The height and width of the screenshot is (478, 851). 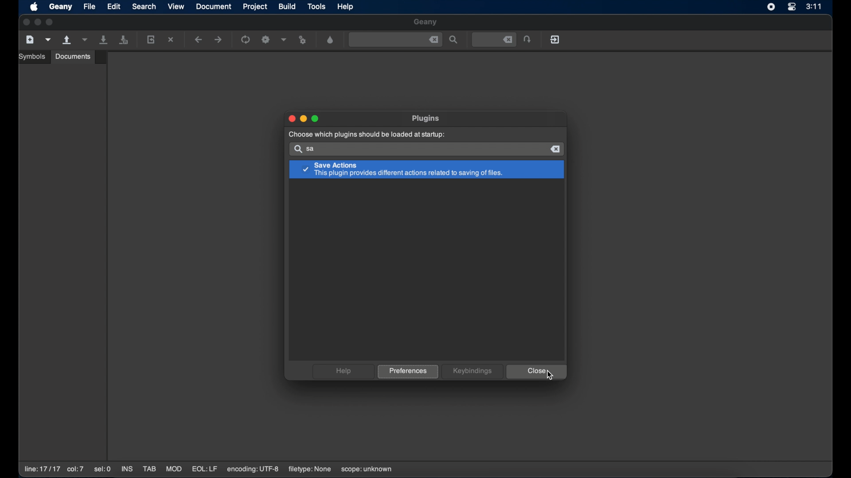 What do you see at coordinates (309, 469) in the screenshot?
I see `filetype: none` at bounding box center [309, 469].